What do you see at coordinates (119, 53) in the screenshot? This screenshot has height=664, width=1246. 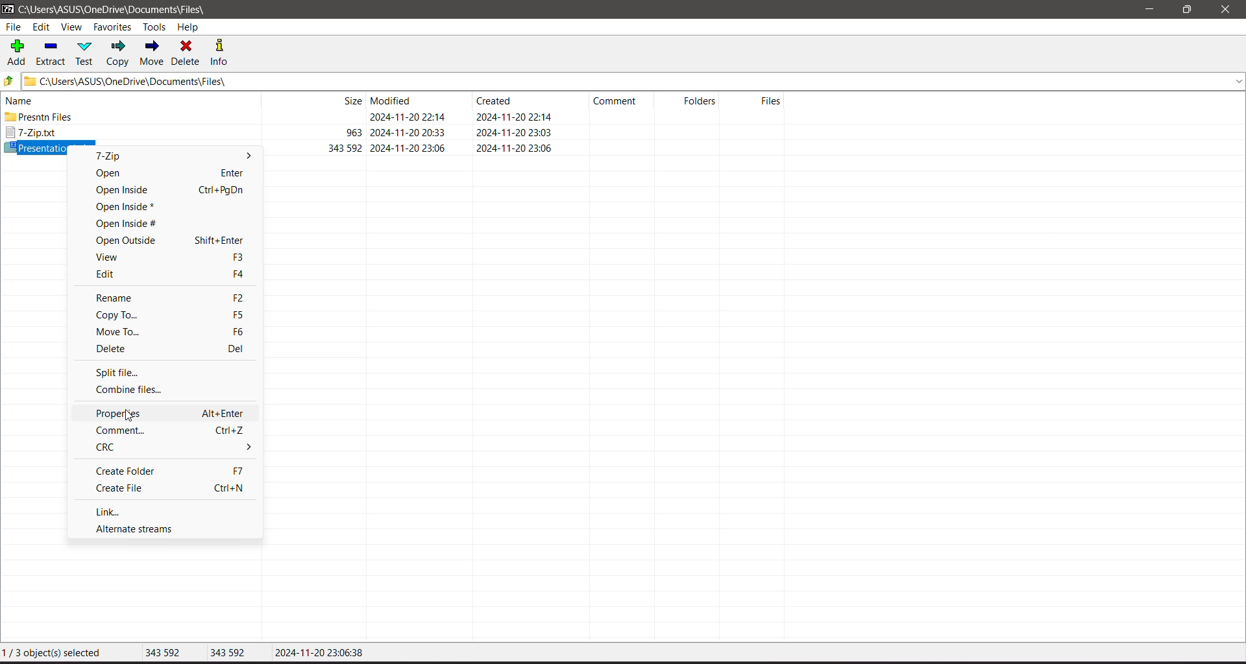 I see `Copy` at bounding box center [119, 53].